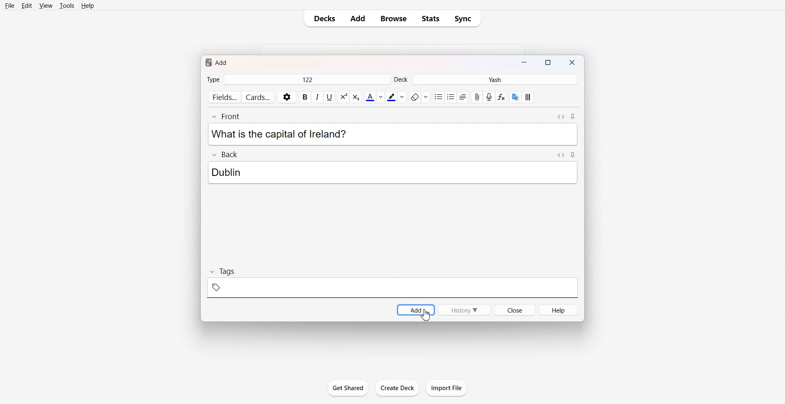 This screenshot has height=404, width=785. What do you see at coordinates (224, 154) in the screenshot?
I see `Back` at bounding box center [224, 154].